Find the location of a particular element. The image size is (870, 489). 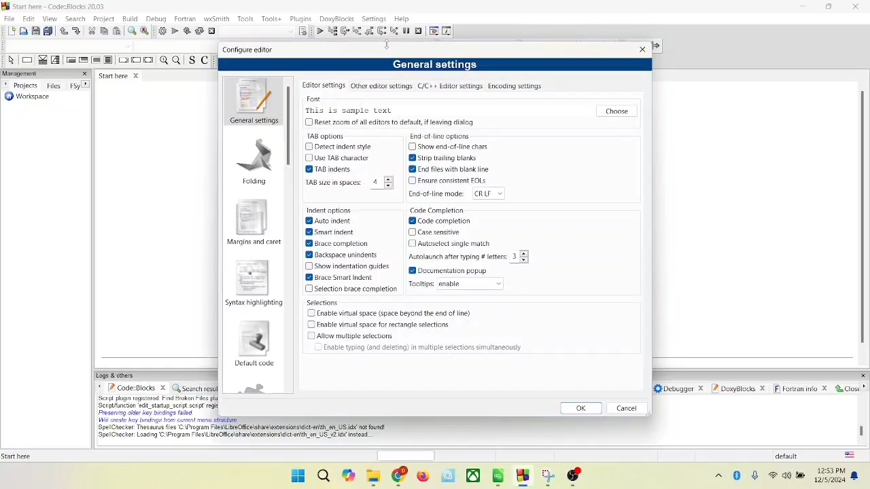

scroll bar is located at coordinates (860, 418).